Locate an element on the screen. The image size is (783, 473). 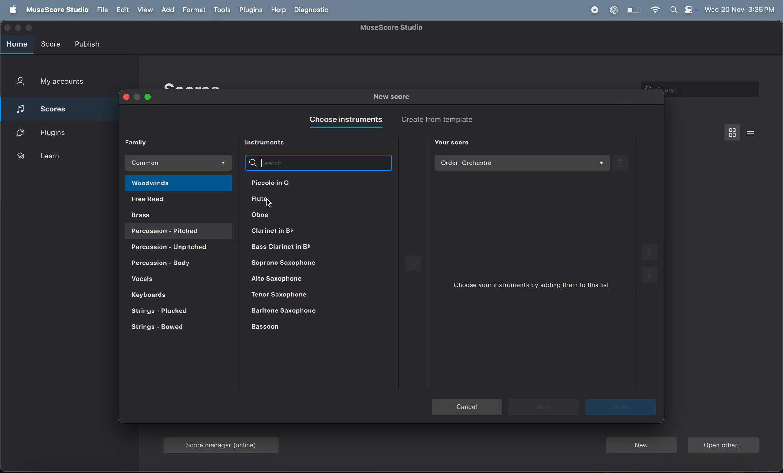
apple menu is located at coordinates (11, 10).